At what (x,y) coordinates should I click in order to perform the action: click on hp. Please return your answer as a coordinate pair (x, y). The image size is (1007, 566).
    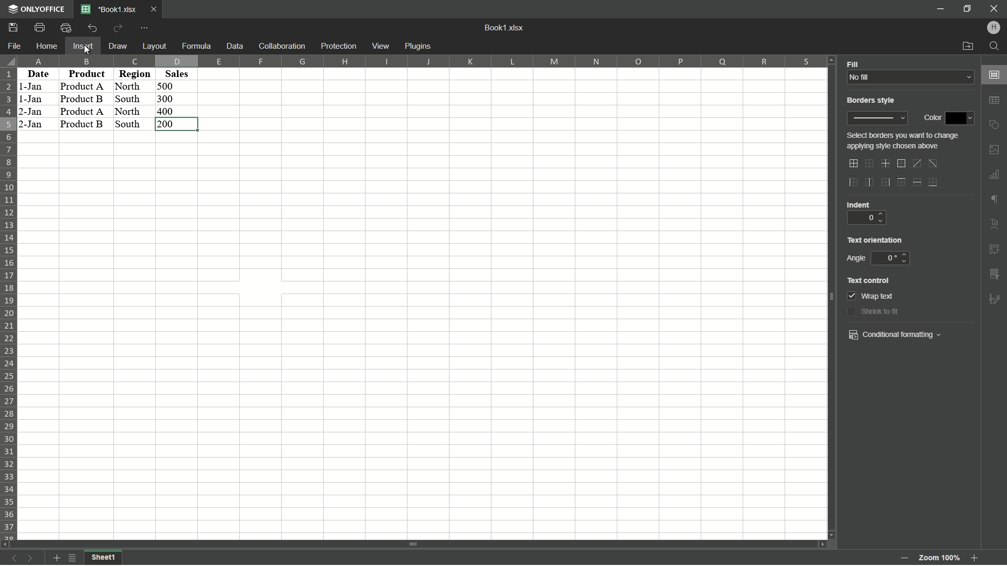
    Looking at the image, I should click on (994, 27).